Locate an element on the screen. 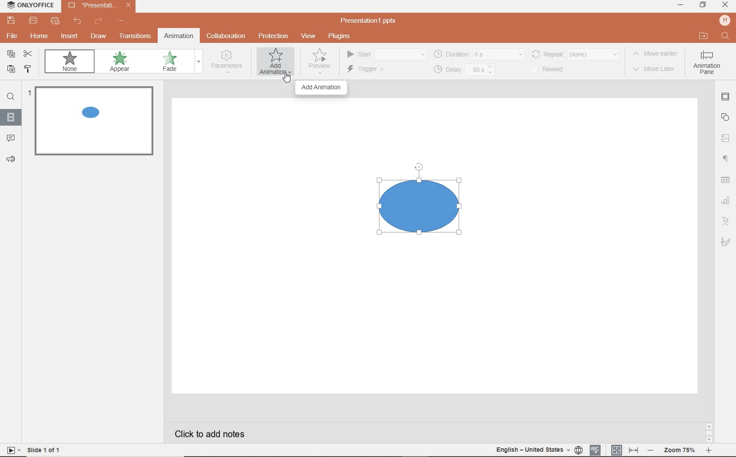  move earlier is located at coordinates (658, 55).